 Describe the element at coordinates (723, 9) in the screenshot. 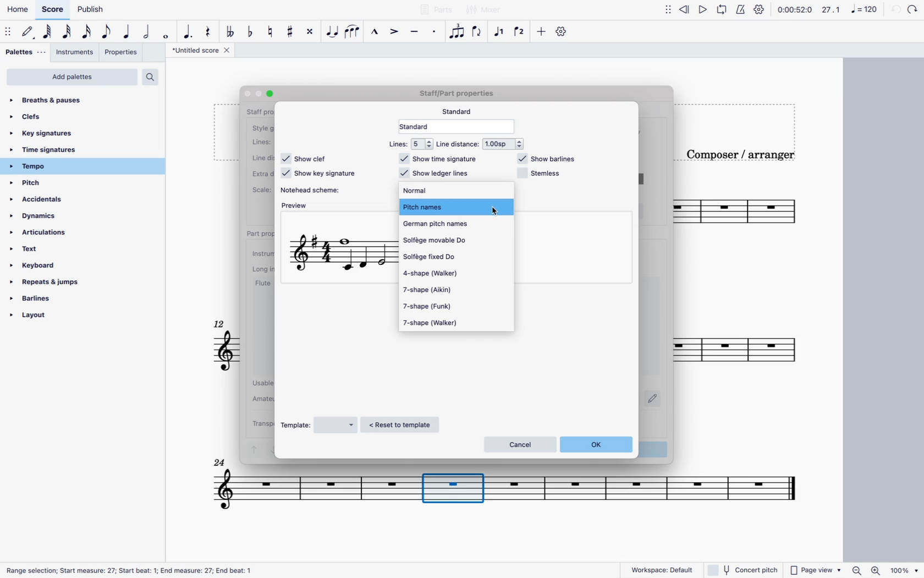

I see `loop playback` at that location.